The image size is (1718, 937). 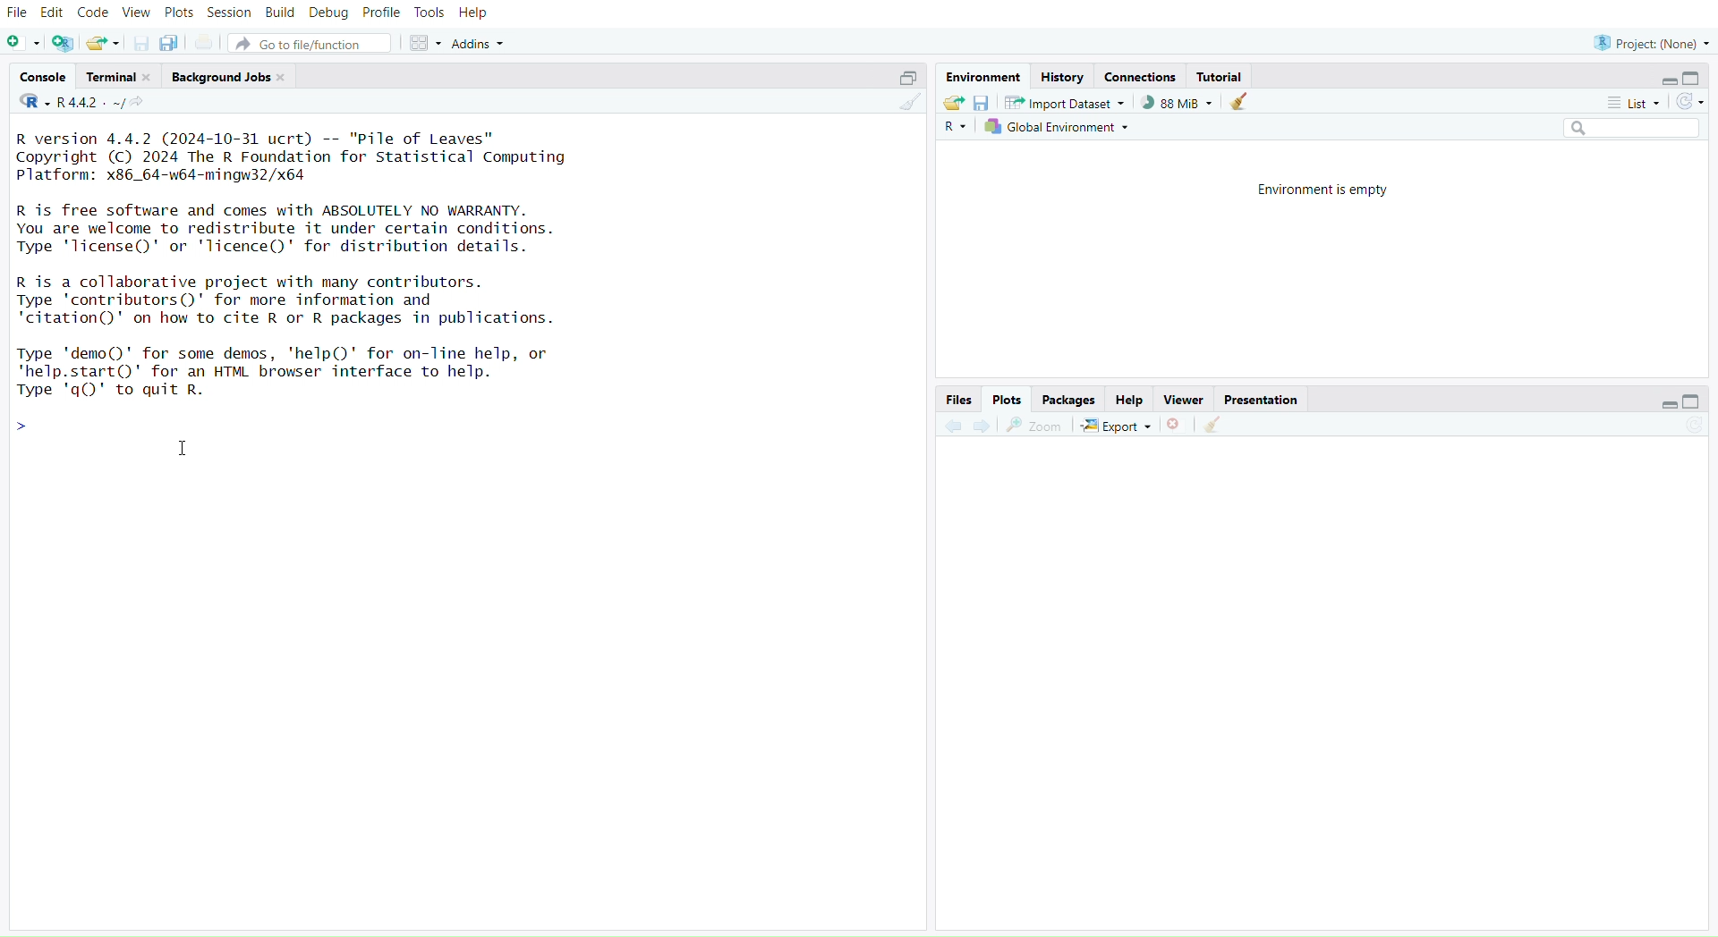 What do you see at coordinates (142, 45) in the screenshot?
I see `save current document` at bounding box center [142, 45].